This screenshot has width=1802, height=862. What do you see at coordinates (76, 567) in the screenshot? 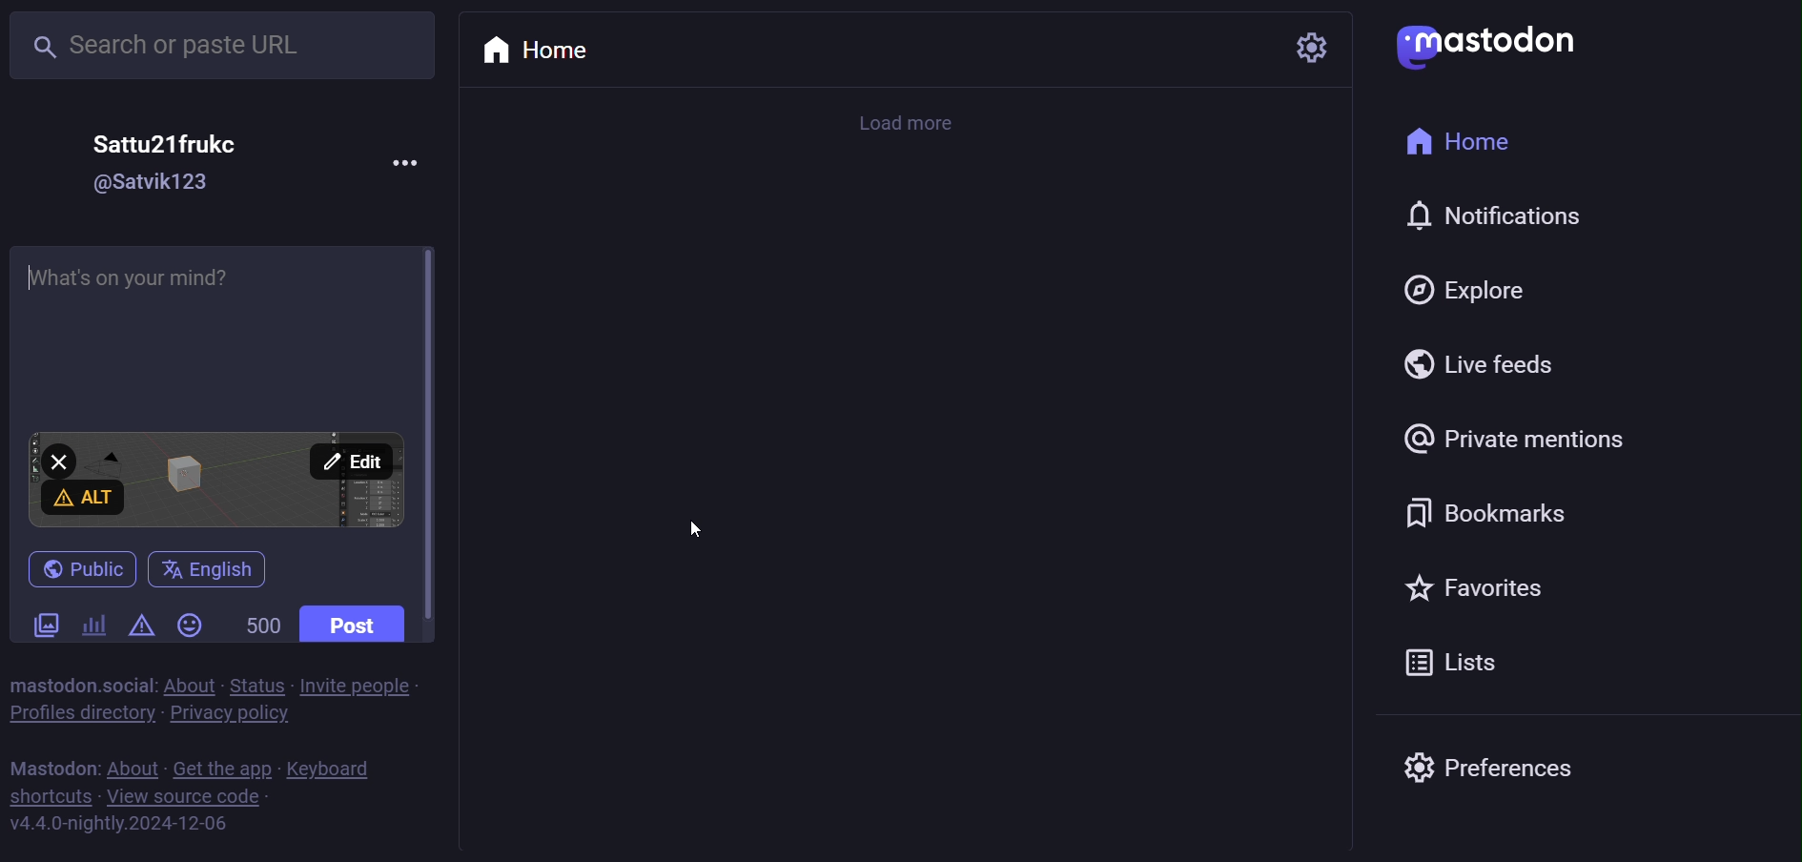
I see `publish` at bounding box center [76, 567].